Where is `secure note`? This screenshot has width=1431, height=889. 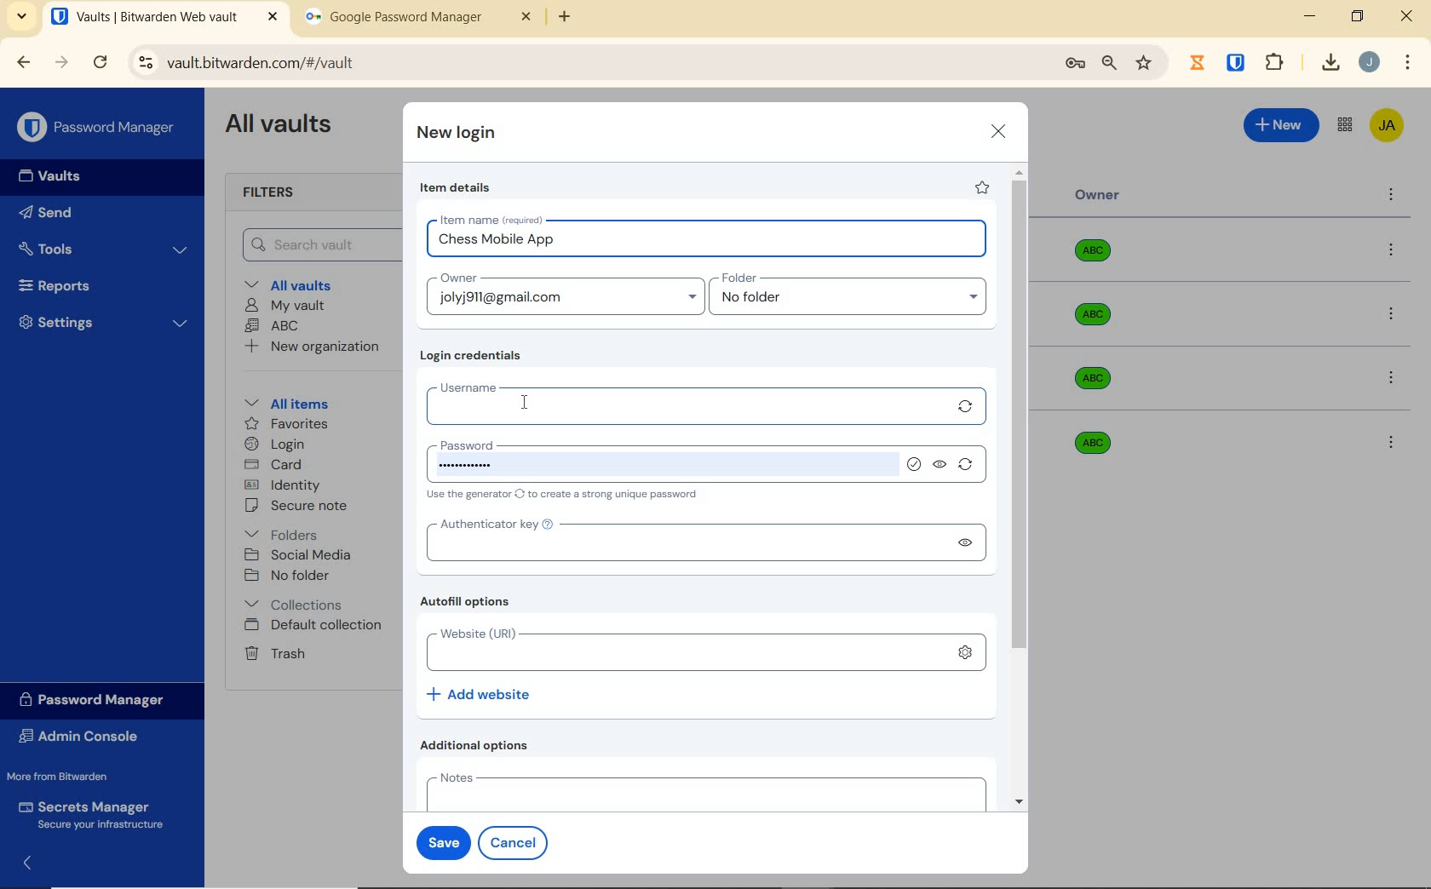 secure note is located at coordinates (302, 506).